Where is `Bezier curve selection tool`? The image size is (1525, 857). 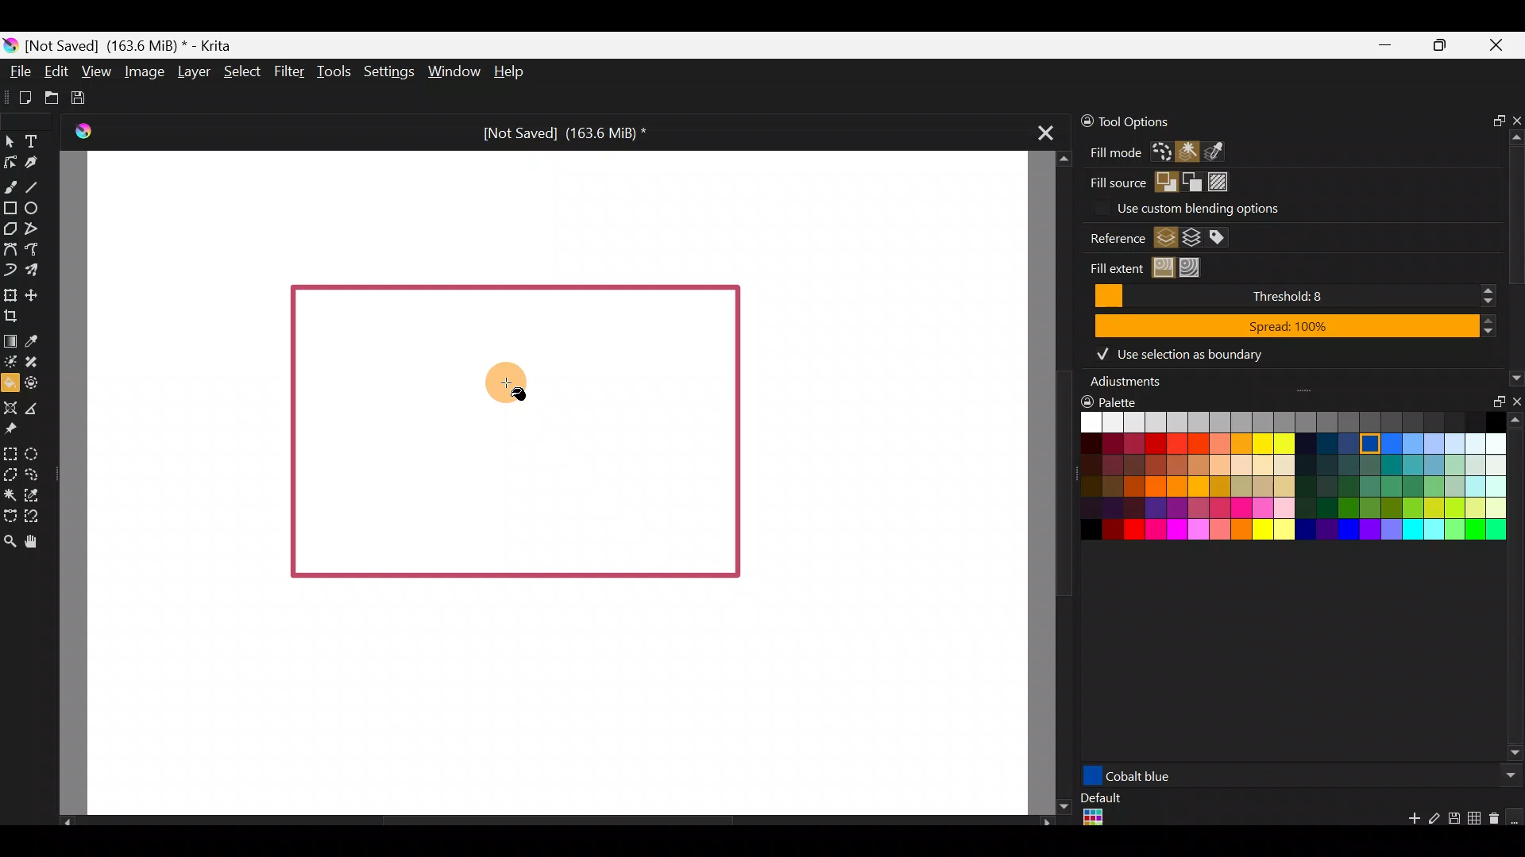 Bezier curve selection tool is located at coordinates (10, 517).